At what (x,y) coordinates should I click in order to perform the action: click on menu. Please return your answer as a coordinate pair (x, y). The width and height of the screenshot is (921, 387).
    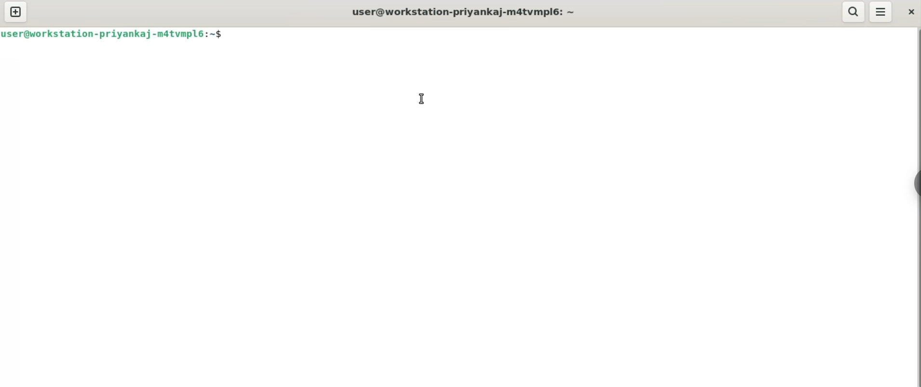
    Looking at the image, I should click on (881, 12).